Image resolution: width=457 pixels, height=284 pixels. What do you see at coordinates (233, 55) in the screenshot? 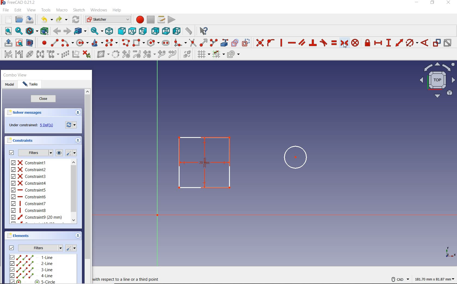
I see `configure rendering order` at bounding box center [233, 55].